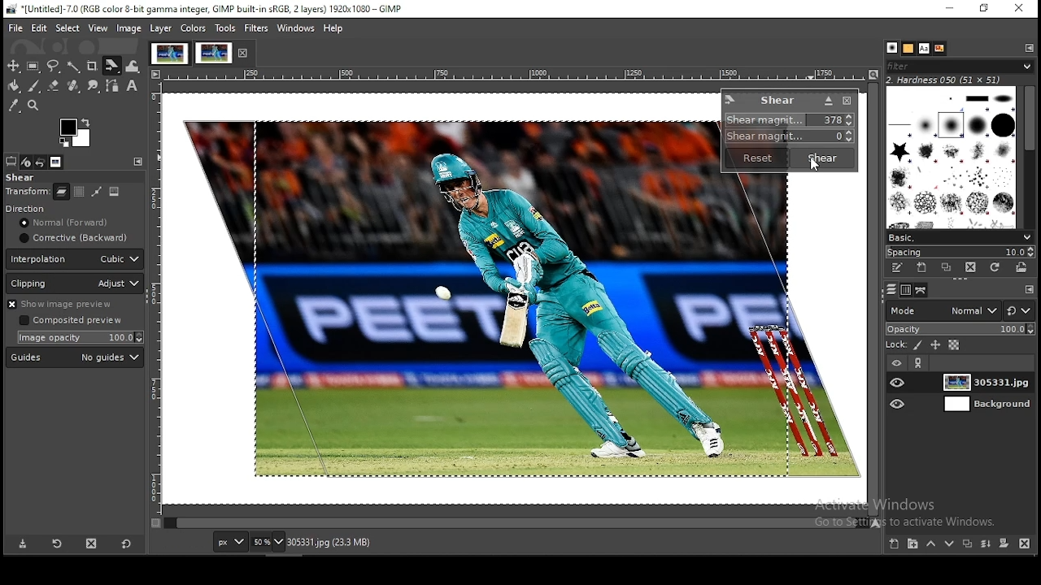  Describe the element at coordinates (330, 543) in the screenshot. I see `305331.jpg (23.3 mb)` at that location.